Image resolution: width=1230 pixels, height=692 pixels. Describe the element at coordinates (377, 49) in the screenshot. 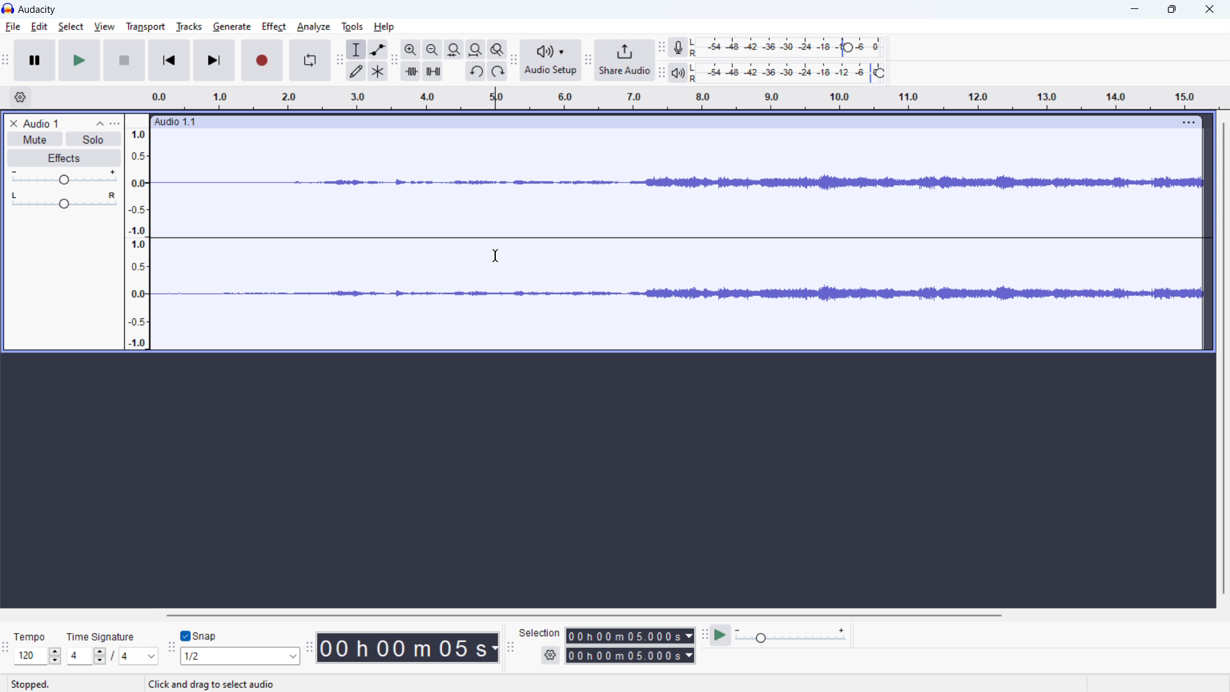

I see `envelop tool` at that location.